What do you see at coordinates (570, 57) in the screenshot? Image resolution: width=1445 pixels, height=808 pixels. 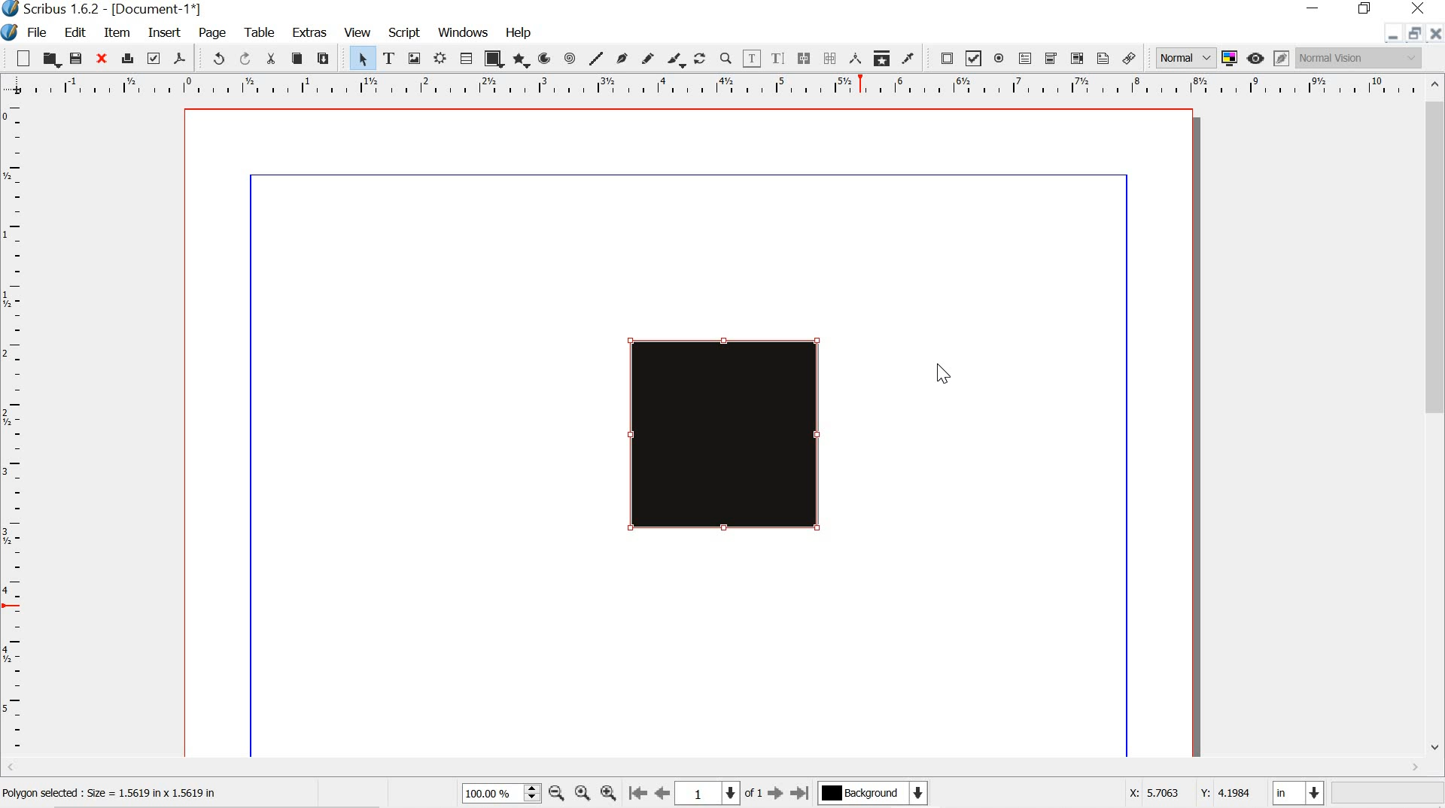 I see `spiral` at bounding box center [570, 57].